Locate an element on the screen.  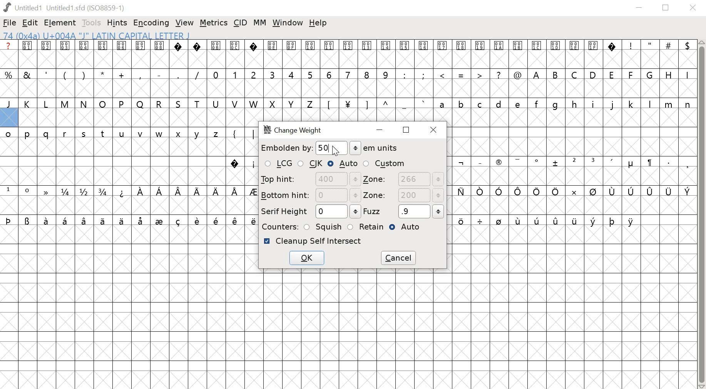
ELEMENT is located at coordinates (61, 23).